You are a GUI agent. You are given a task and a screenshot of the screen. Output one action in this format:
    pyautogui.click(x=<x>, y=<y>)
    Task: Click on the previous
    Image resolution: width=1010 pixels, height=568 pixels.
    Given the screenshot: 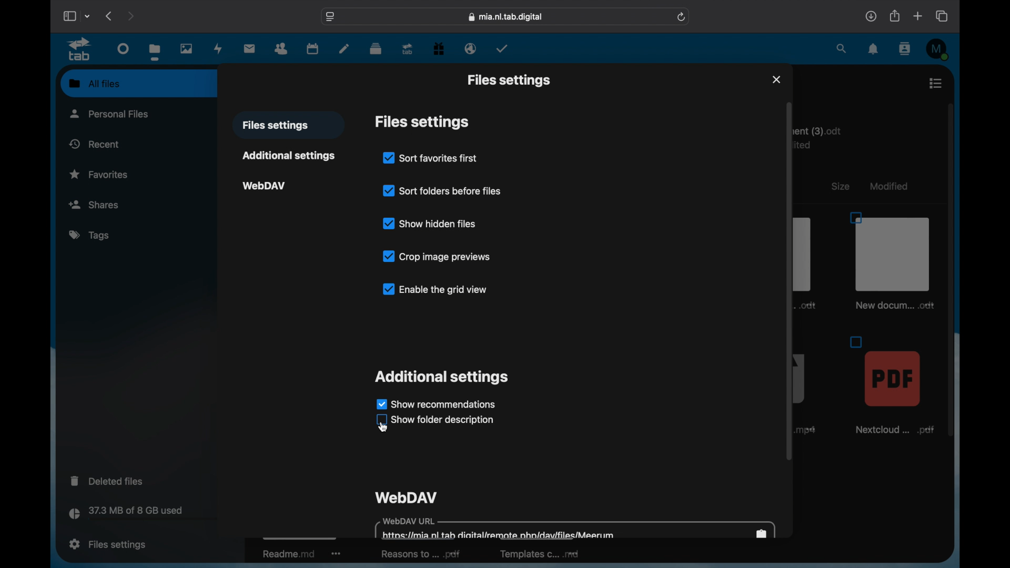 What is the action you would take?
    pyautogui.click(x=110, y=16)
    